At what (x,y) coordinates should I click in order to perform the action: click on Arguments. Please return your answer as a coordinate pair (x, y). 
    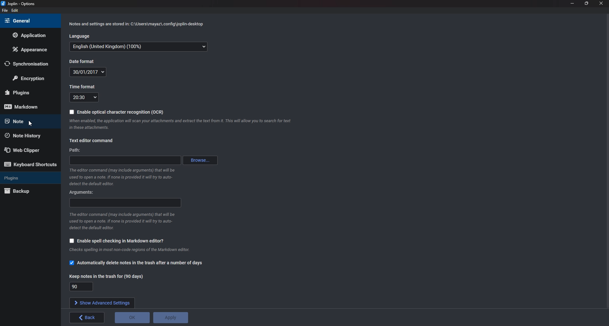
    Looking at the image, I should click on (126, 202).